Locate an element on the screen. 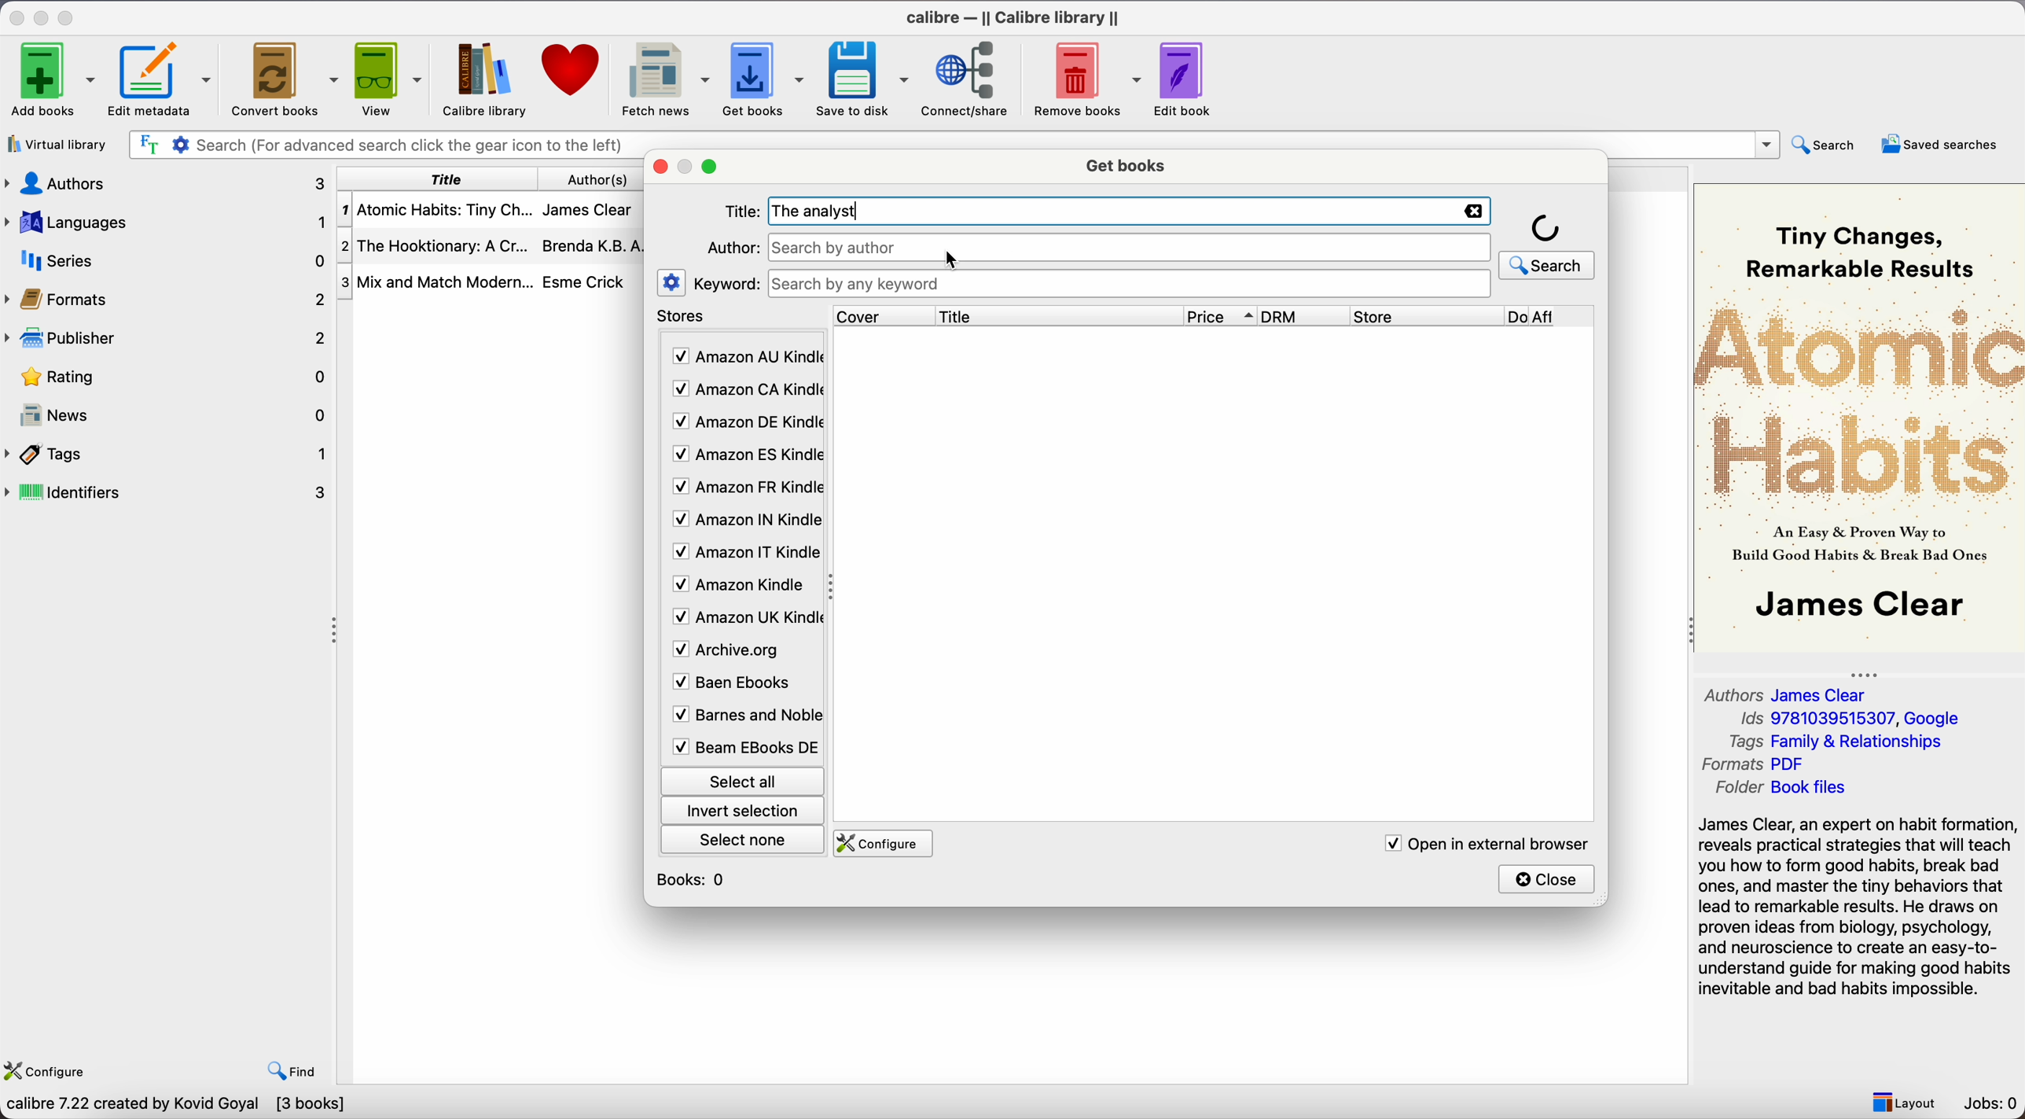 This screenshot has height=1119, width=2025. Amazon UK Kindle is located at coordinates (743, 620).